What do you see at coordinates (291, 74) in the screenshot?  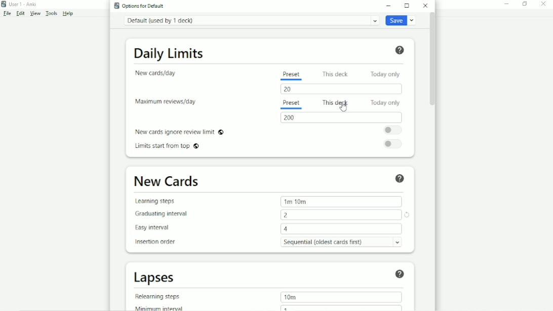 I see `Preset` at bounding box center [291, 74].